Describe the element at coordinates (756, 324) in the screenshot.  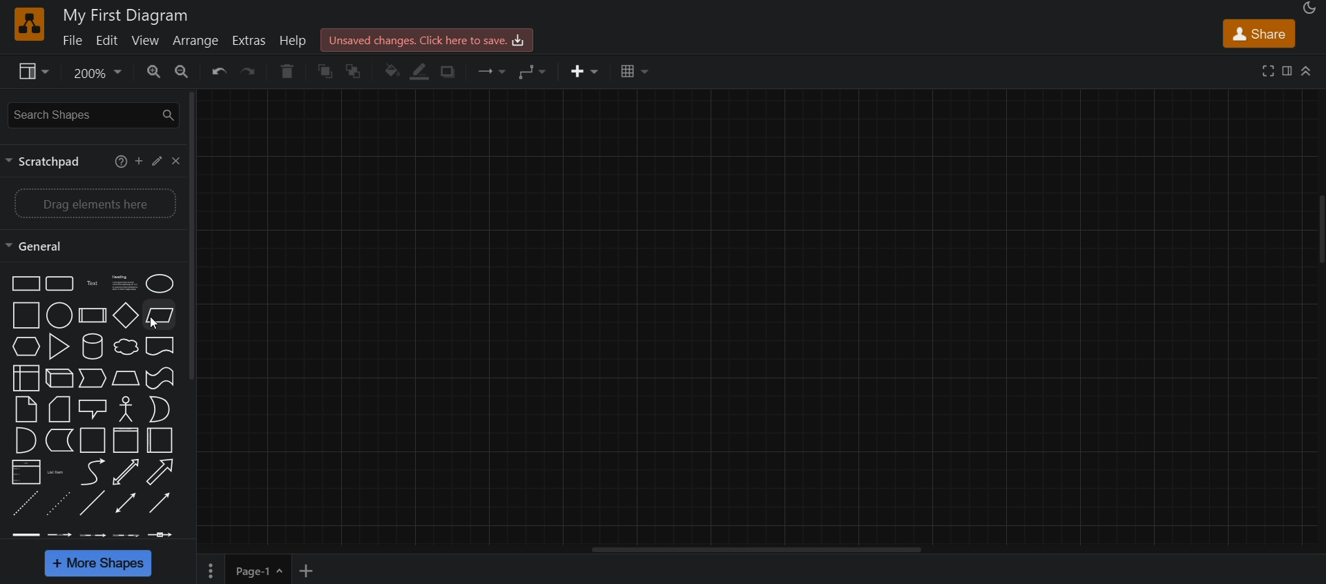
I see `canvas set to 200%` at that location.